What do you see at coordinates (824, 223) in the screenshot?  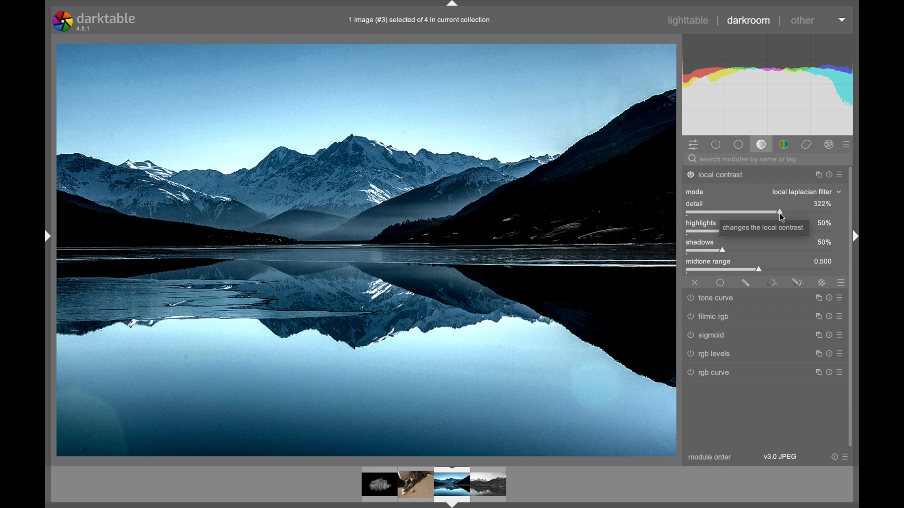 I see `` at bounding box center [824, 223].